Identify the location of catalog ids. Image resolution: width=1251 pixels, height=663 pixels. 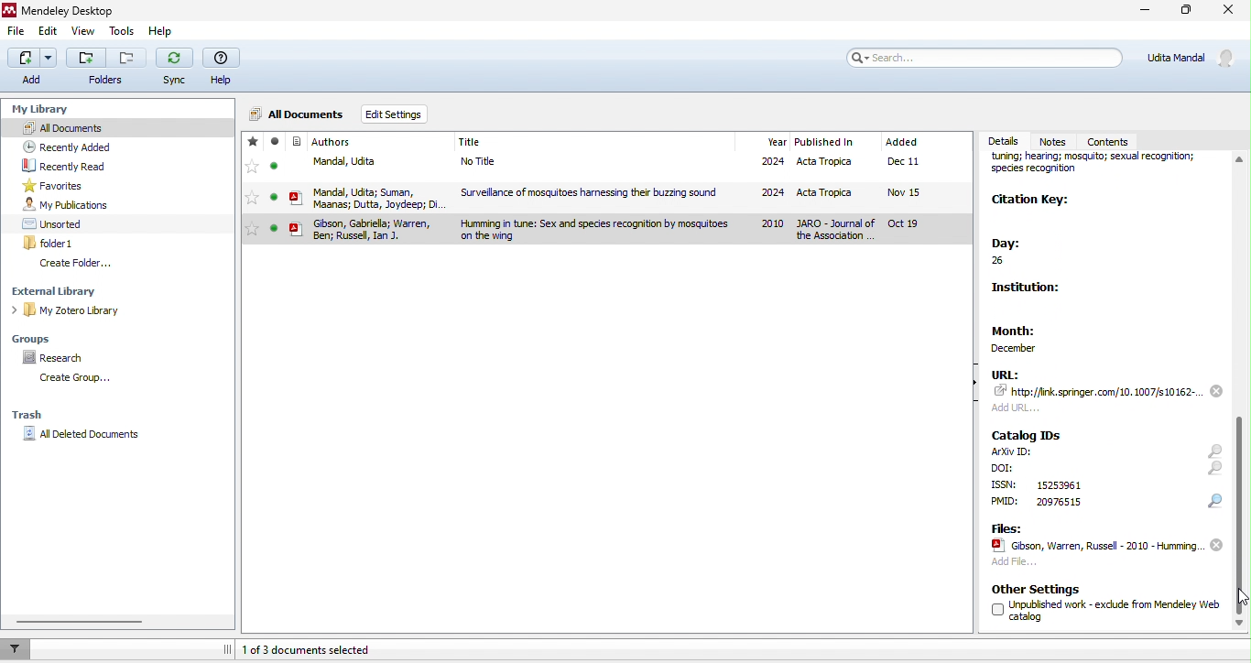
(1028, 435).